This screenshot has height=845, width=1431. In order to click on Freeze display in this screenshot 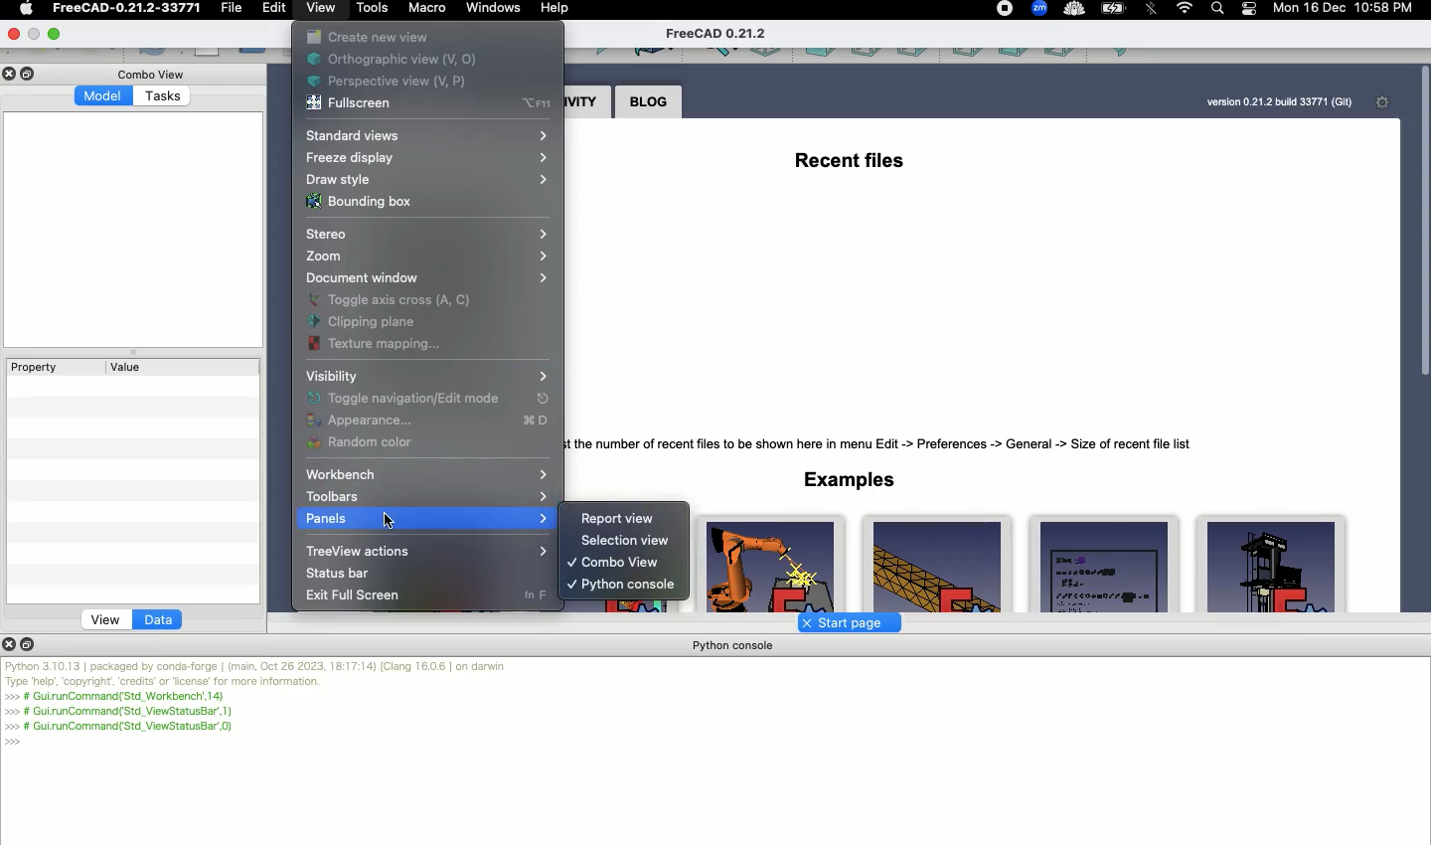, I will do `click(423, 161)`.